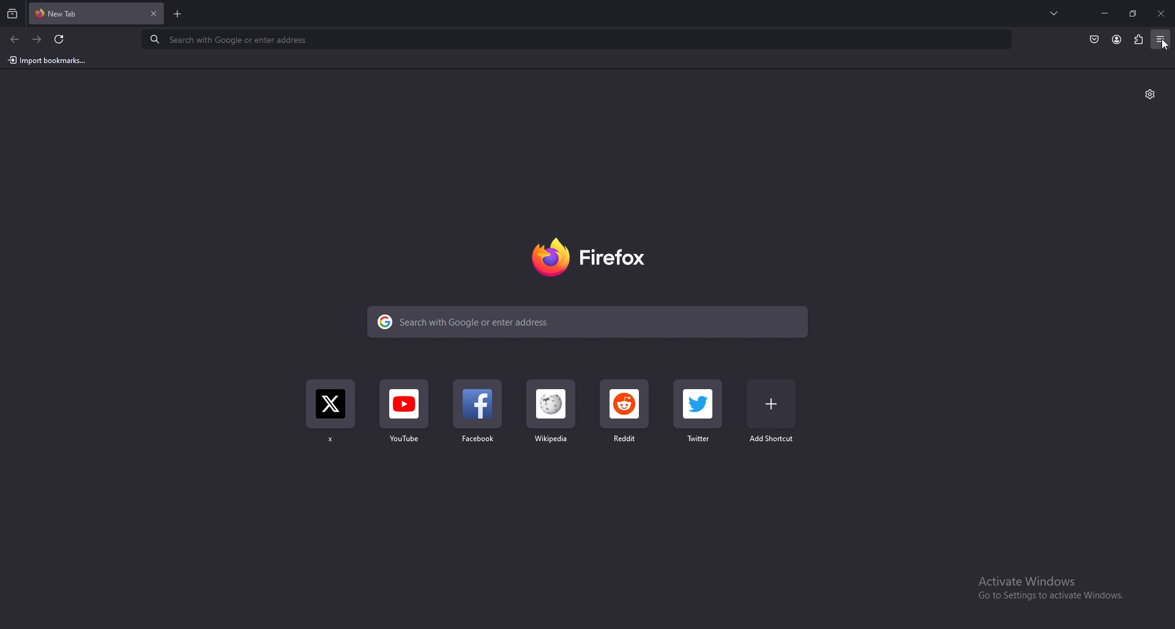 Image resolution: width=1175 pixels, height=629 pixels. What do you see at coordinates (176, 13) in the screenshot?
I see `add tab` at bounding box center [176, 13].